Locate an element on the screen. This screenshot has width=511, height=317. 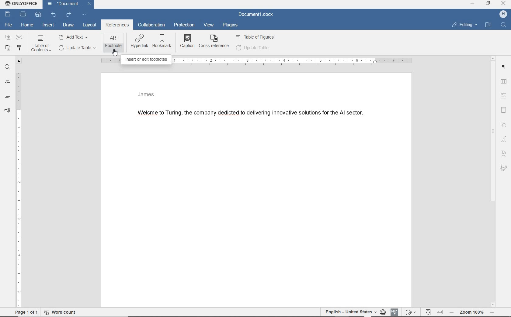
PARAGRAPH SETTINGS is located at coordinates (504, 68).